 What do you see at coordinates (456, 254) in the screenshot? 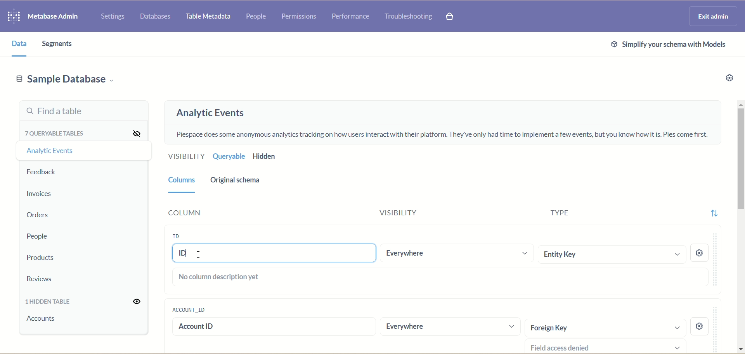
I see `Everywhere` at bounding box center [456, 254].